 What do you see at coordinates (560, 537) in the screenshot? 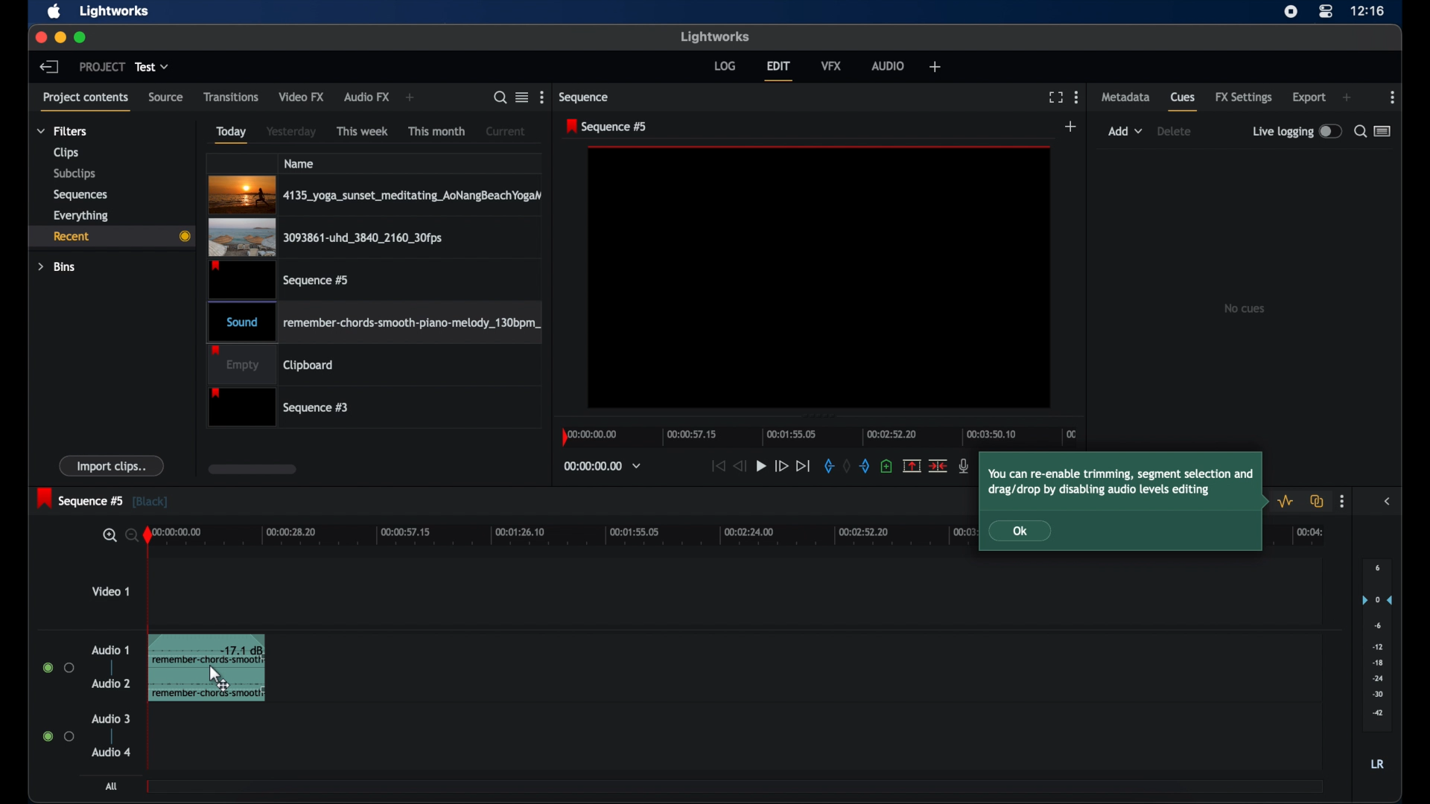
I see `timeline scale` at bounding box center [560, 537].